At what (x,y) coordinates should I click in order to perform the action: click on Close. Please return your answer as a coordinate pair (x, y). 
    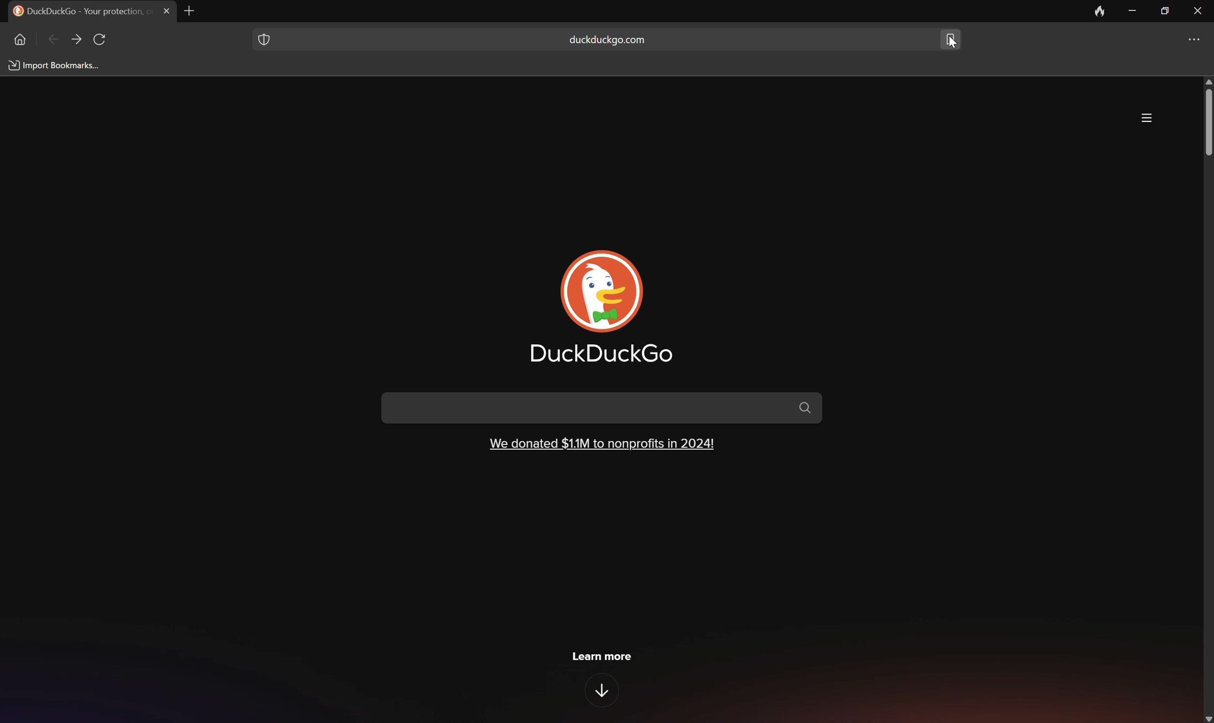
    Looking at the image, I should click on (167, 11).